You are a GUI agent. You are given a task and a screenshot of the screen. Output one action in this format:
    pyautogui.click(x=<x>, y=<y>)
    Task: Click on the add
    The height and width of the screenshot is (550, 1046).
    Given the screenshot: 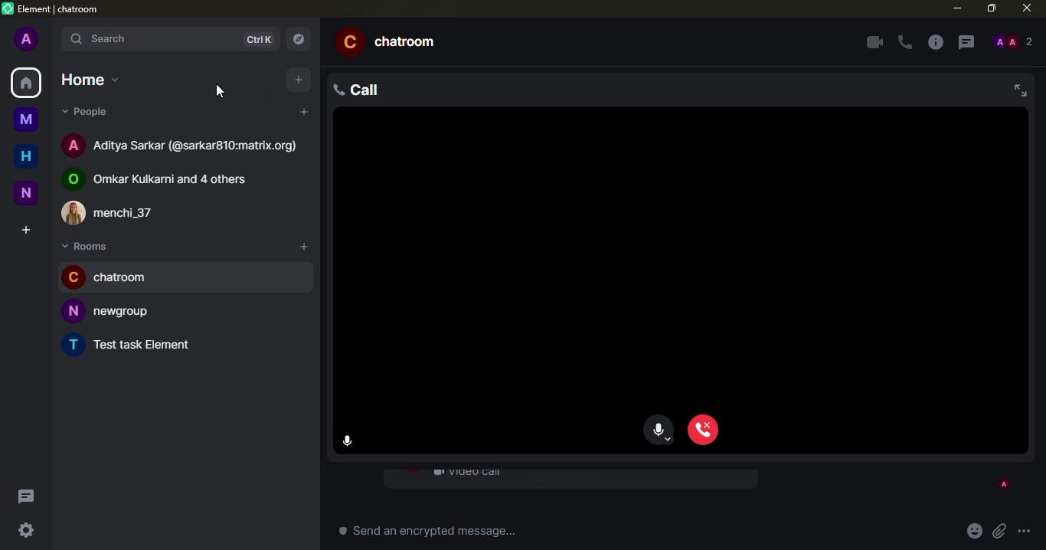 What is the action you would take?
    pyautogui.click(x=302, y=245)
    